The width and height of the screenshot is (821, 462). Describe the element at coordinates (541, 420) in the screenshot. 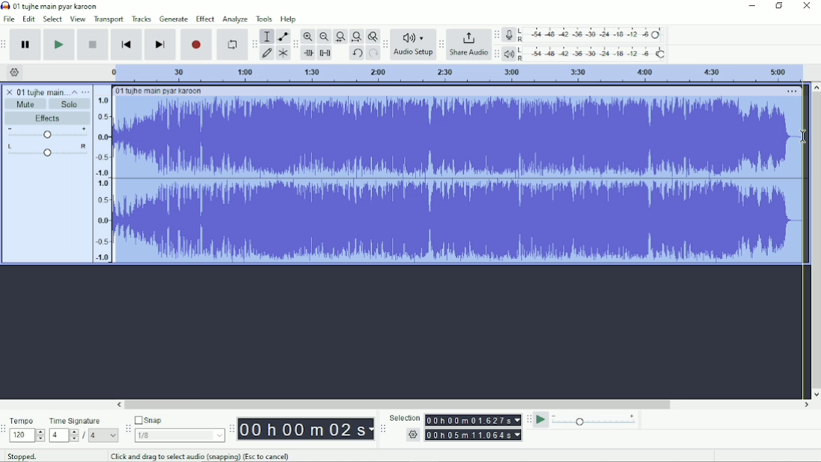

I see `Play-at-speed` at that location.